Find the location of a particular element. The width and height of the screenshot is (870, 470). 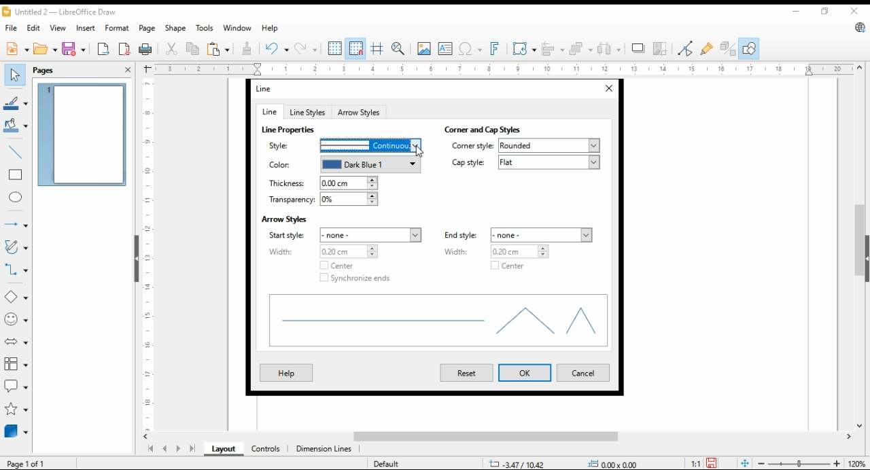

insert line is located at coordinates (16, 152).